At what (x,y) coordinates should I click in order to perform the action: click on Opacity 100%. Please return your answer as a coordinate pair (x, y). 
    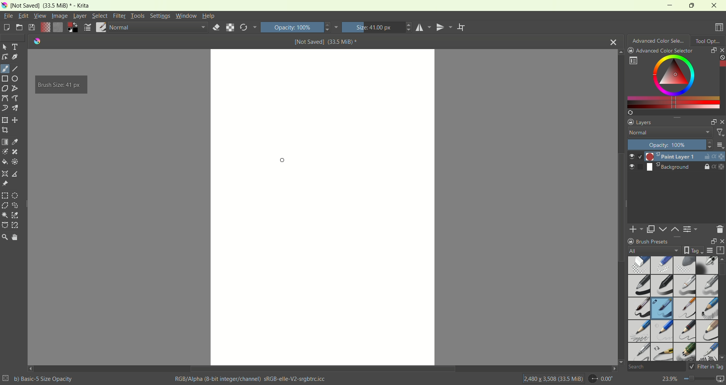
    Looking at the image, I should click on (668, 145).